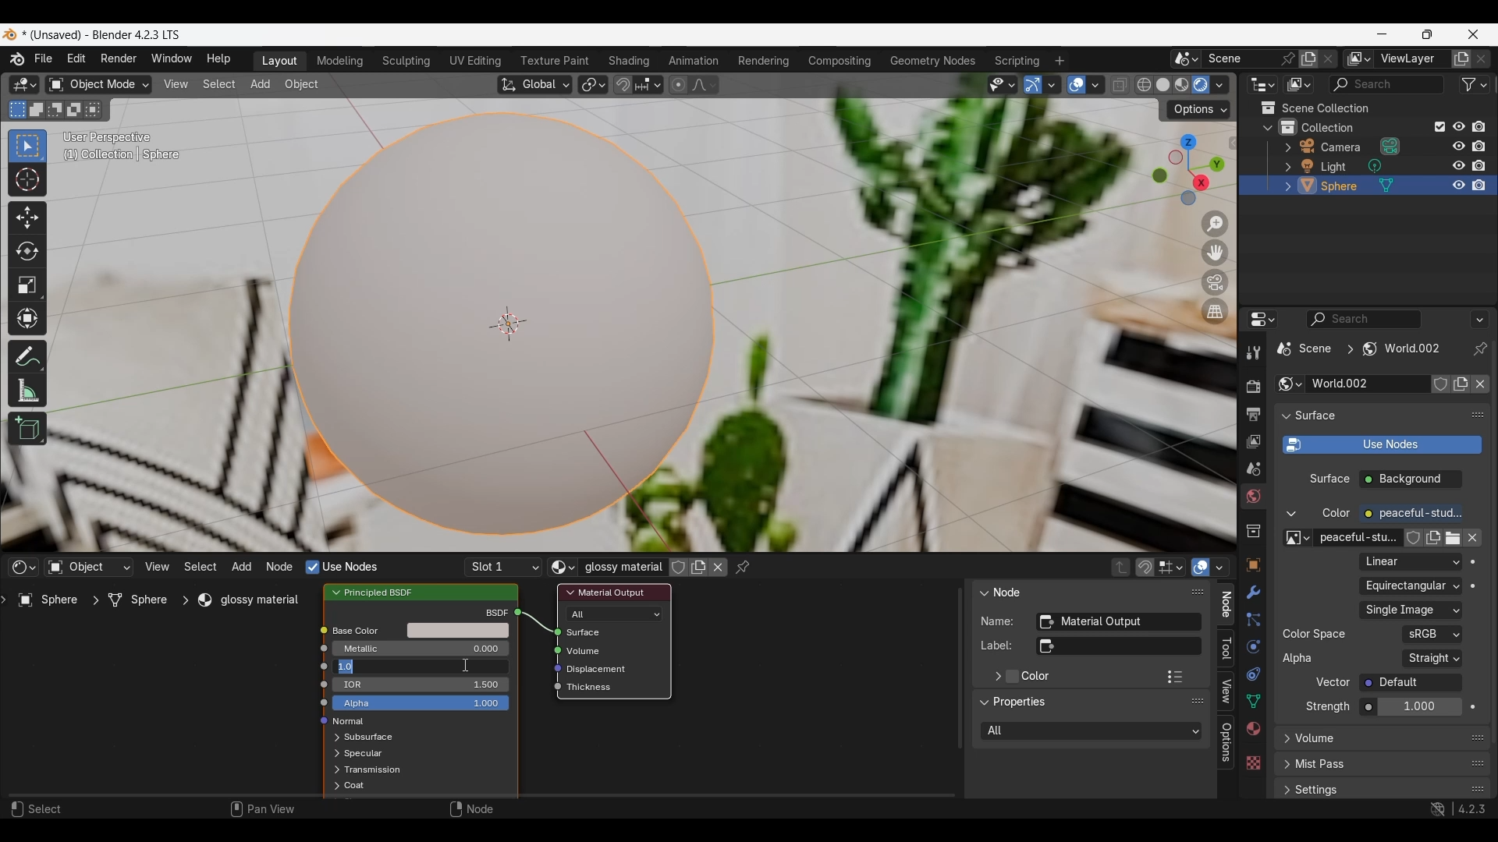 This screenshot has height=842, width=1498. I want to click on Viewport shading: wireframe, so click(1144, 85).